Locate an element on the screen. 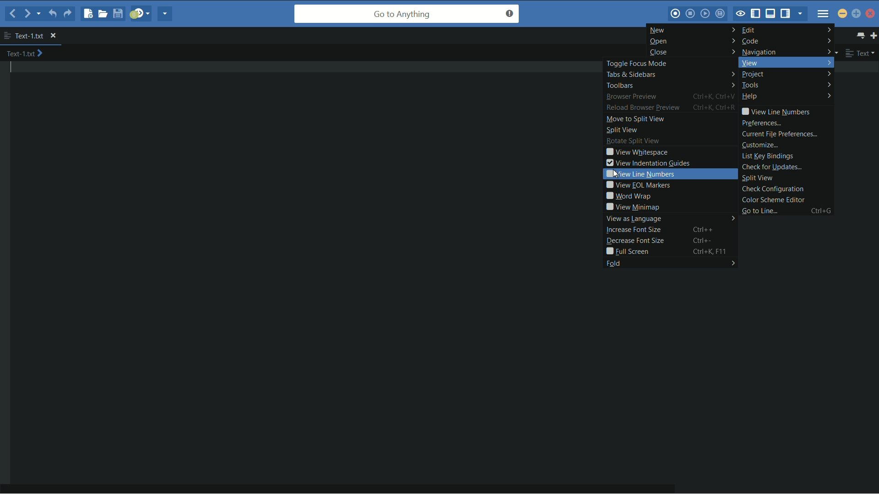 The image size is (879, 494). work space is located at coordinates (314, 269).